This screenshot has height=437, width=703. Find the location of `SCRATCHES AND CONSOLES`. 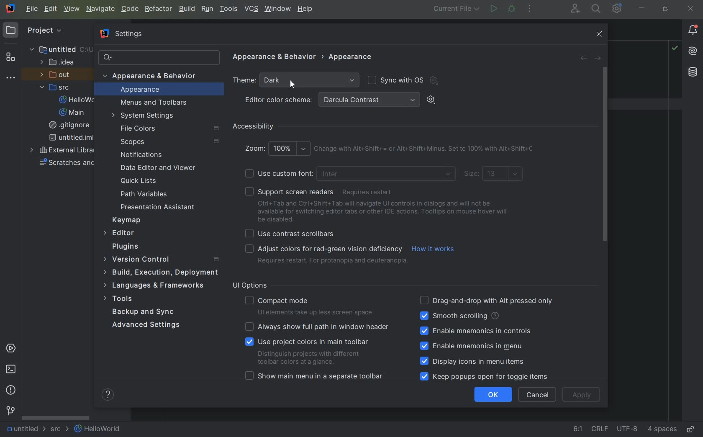

SCRATCHES AND CONSOLES is located at coordinates (66, 164).